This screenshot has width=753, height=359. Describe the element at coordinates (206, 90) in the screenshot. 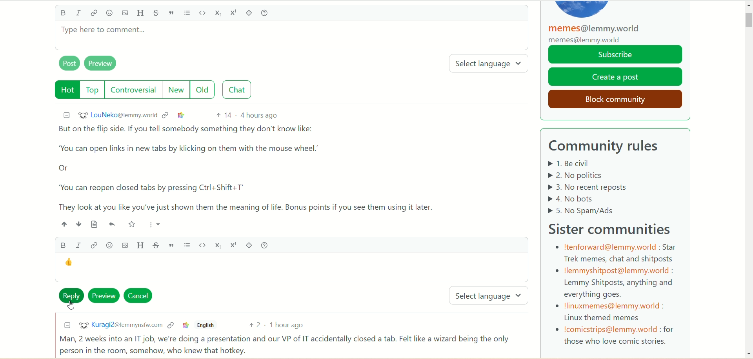

I see `old` at that location.